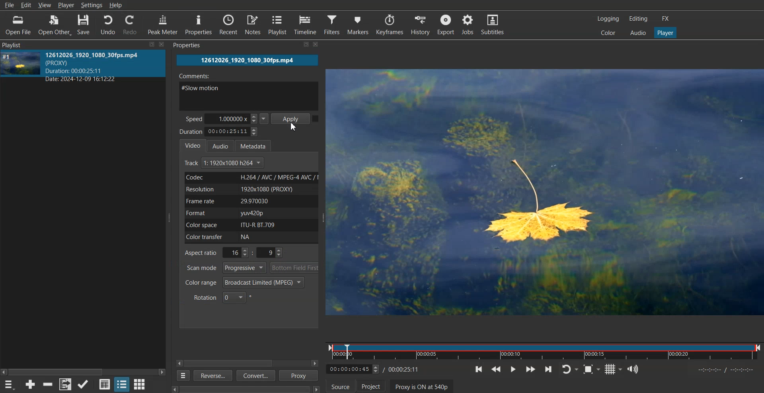 This screenshot has width=764, height=393. I want to click on Settings, so click(92, 5).